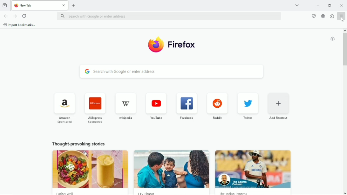 The image size is (347, 195). I want to click on go forward, so click(15, 16).